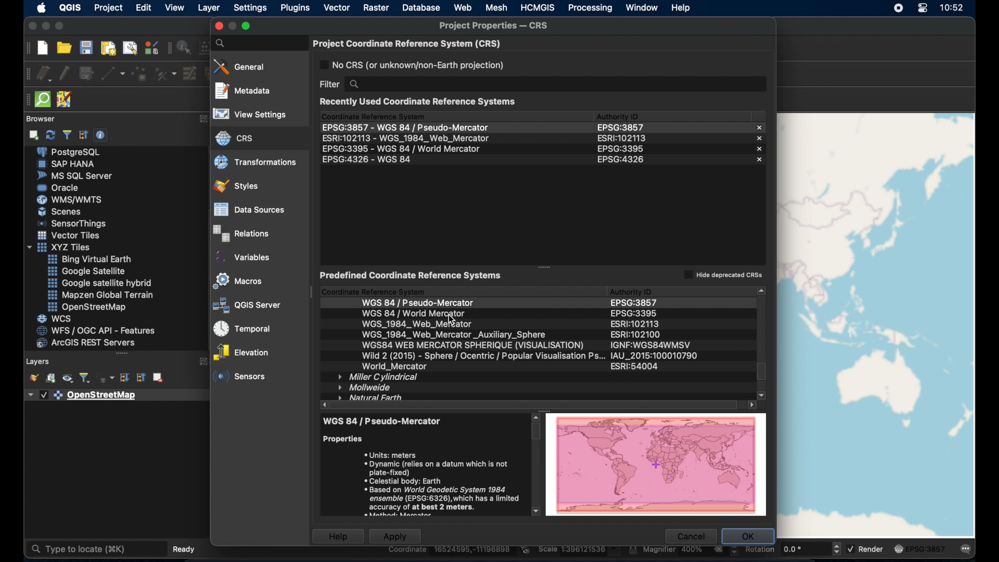 The width and height of the screenshot is (999, 562). What do you see at coordinates (386, 420) in the screenshot?
I see `wsg 84/ pseudo-mercator` at bounding box center [386, 420].